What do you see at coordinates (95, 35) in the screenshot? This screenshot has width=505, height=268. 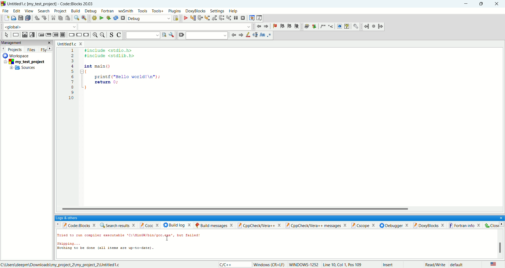 I see `zoom in` at bounding box center [95, 35].